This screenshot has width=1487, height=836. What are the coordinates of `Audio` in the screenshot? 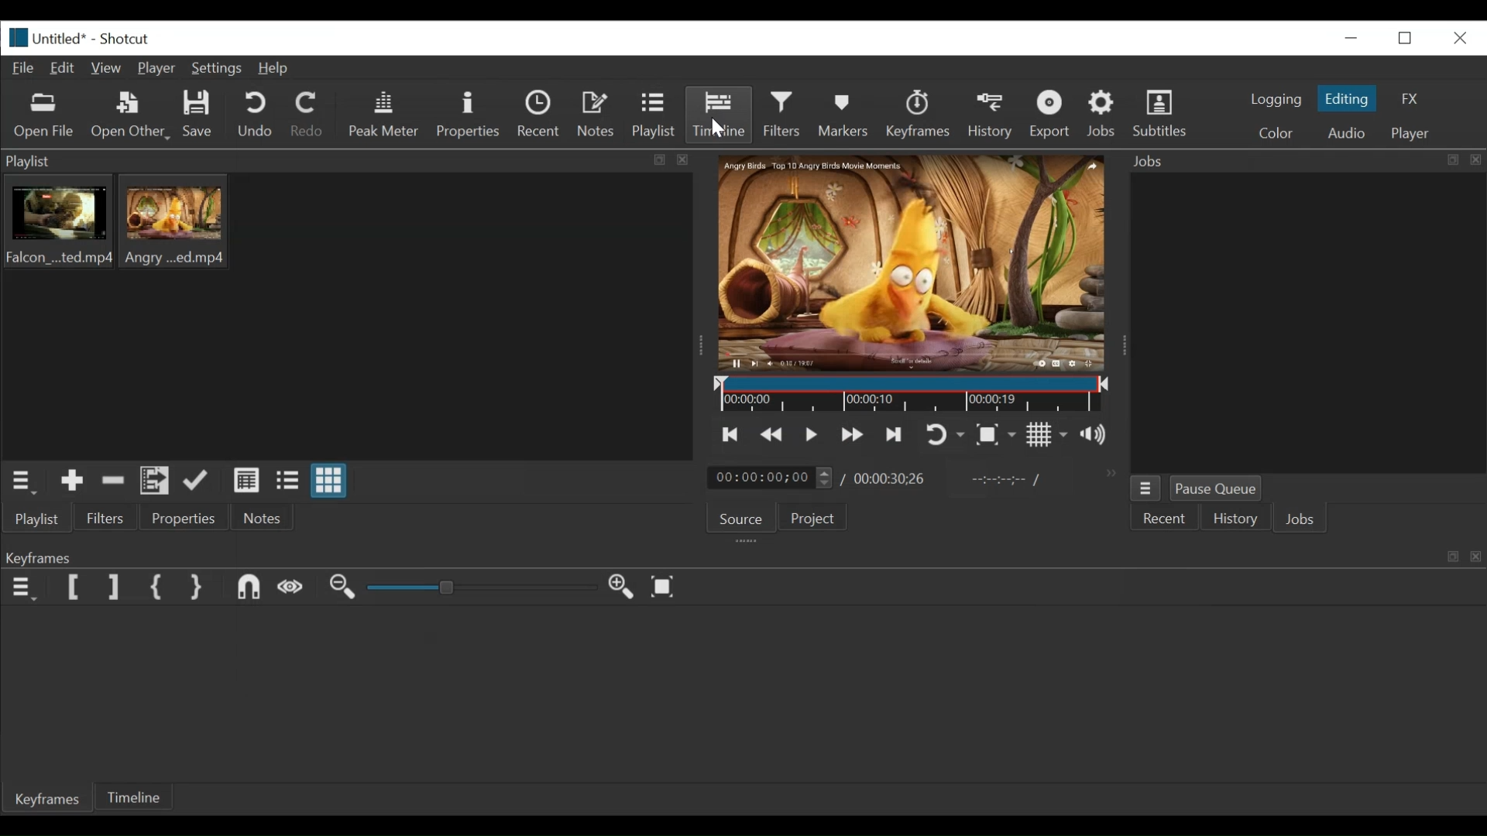 It's located at (1345, 133).